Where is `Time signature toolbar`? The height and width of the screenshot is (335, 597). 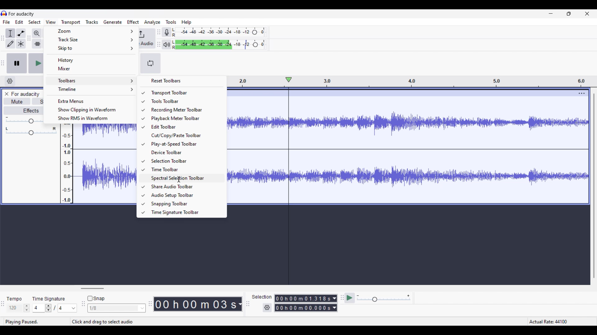 Time signature toolbar is located at coordinates (185, 212).